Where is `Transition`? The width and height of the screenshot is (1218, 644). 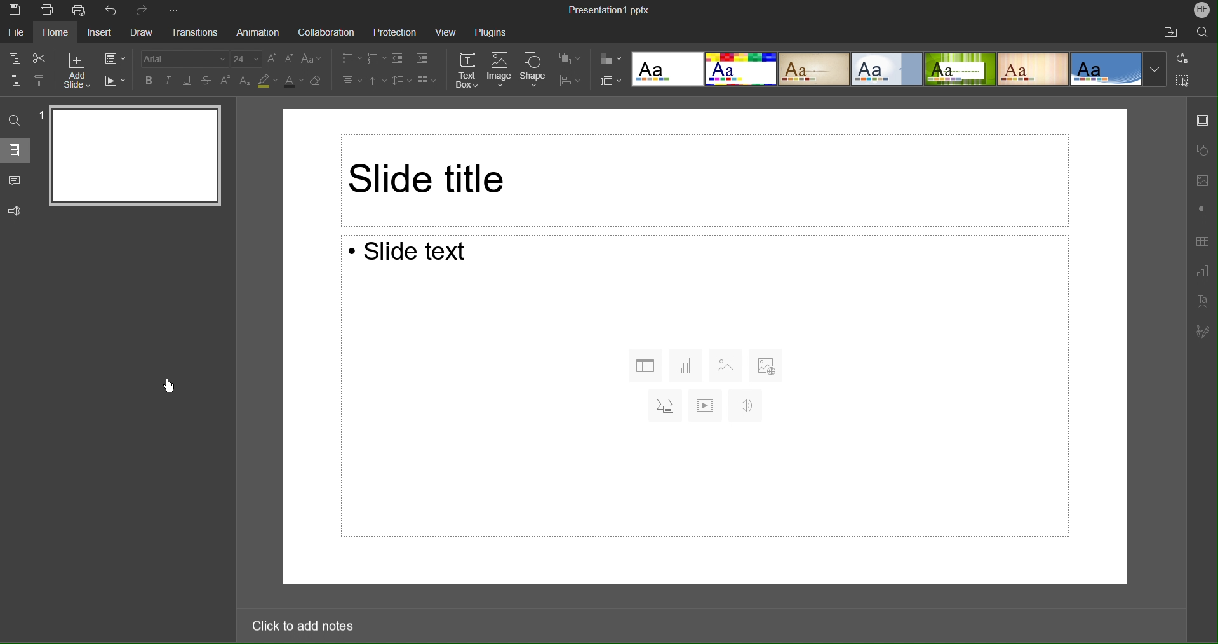 Transition is located at coordinates (191, 33).